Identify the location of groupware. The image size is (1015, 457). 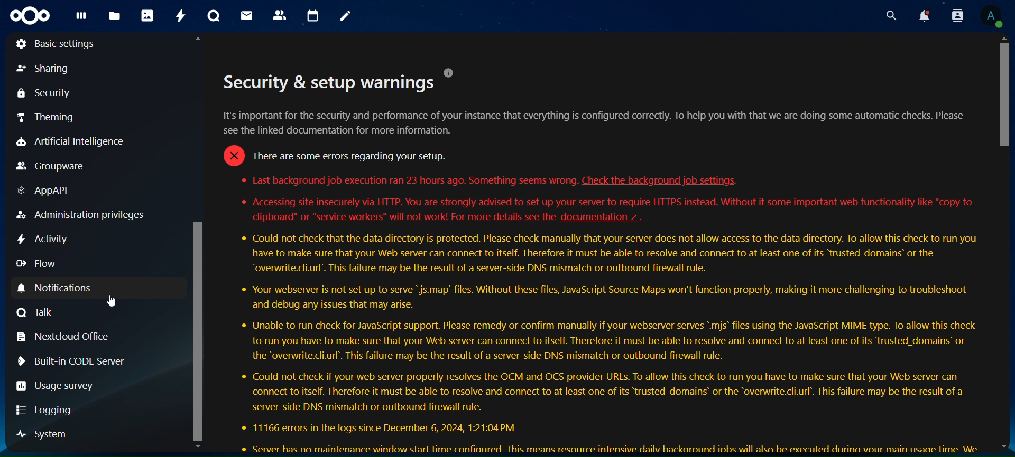
(48, 167).